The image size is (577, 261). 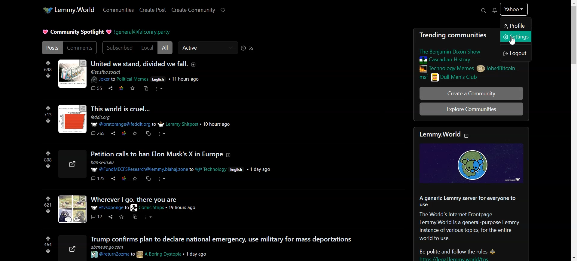 What do you see at coordinates (243, 48) in the screenshot?
I see `Sorting help` at bounding box center [243, 48].